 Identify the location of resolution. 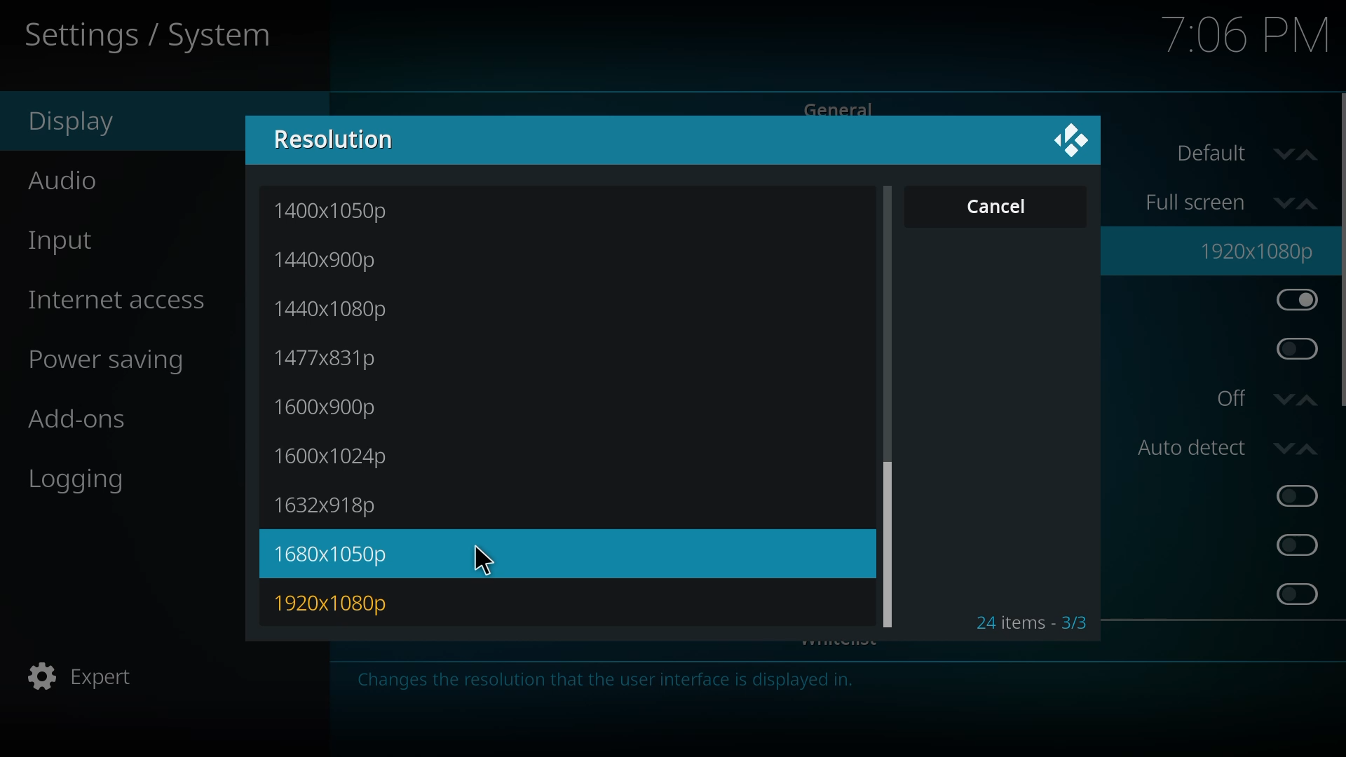
(341, 141).